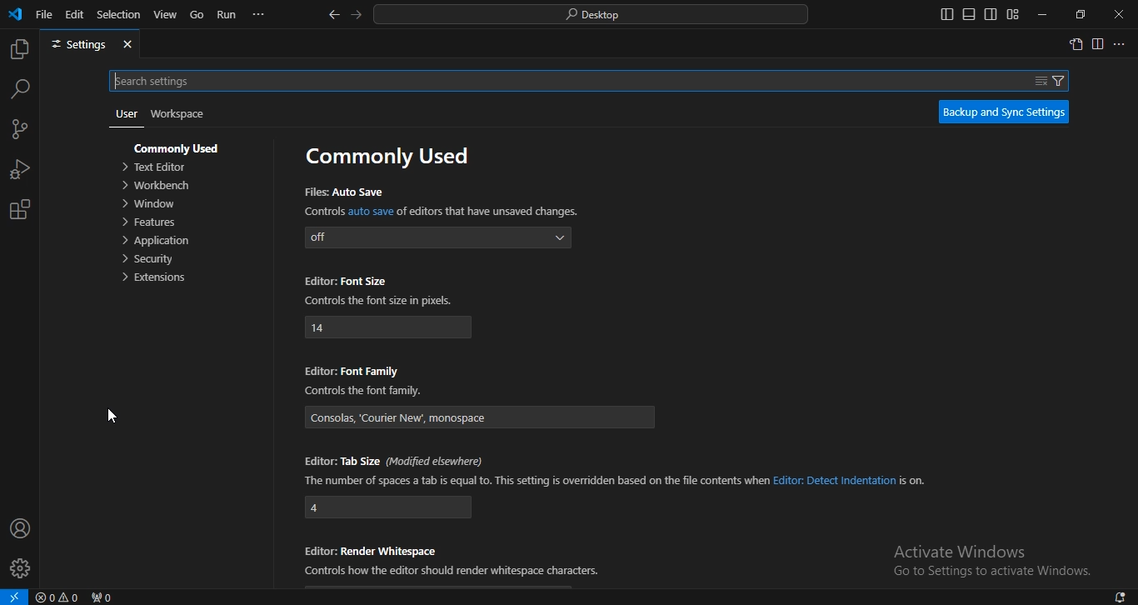  I want to click on Open a remote window, so click(15, 596).